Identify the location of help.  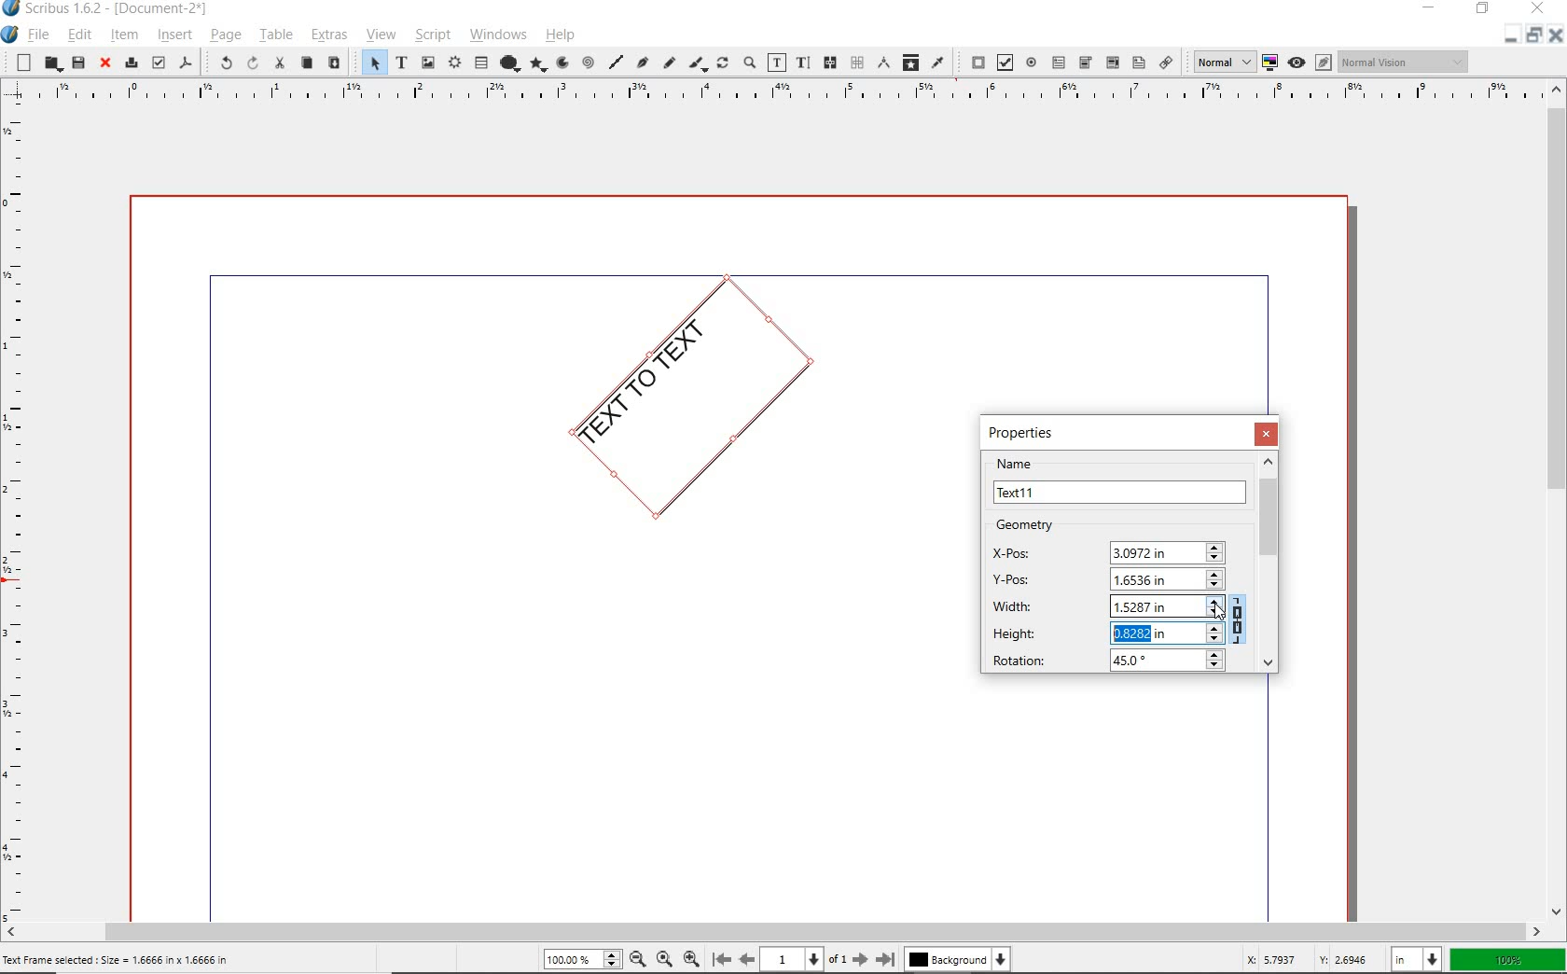
(560, 37).